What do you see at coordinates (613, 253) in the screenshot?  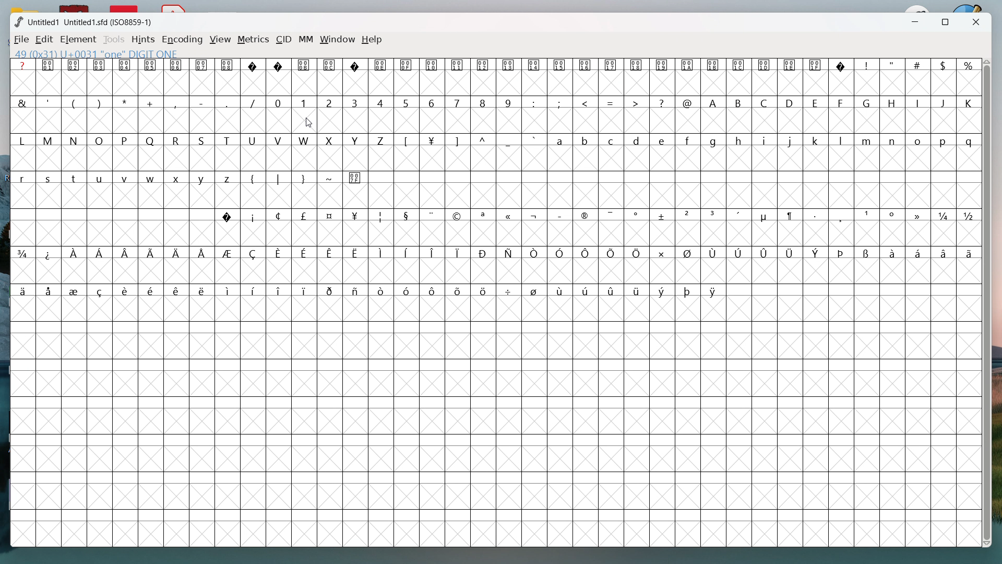 I see `symbol` at bounding box center [613, 253].